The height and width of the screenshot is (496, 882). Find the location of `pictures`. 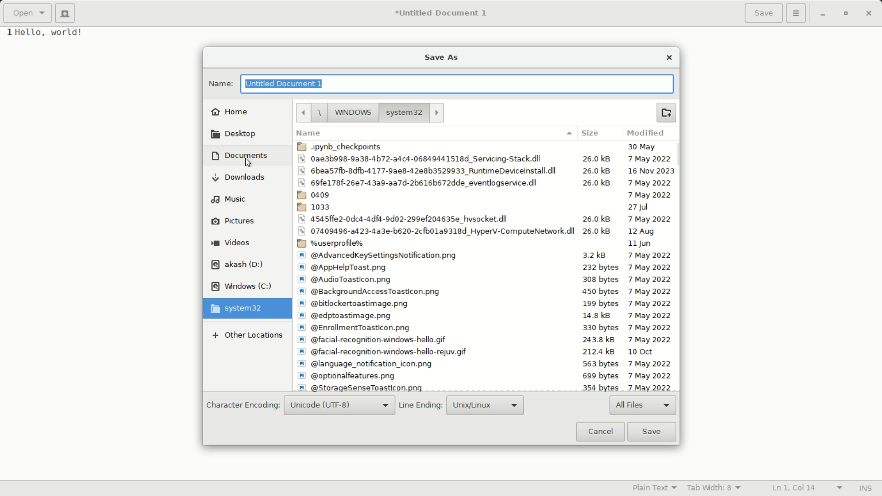

pictures is located at coordinates (233, 221).